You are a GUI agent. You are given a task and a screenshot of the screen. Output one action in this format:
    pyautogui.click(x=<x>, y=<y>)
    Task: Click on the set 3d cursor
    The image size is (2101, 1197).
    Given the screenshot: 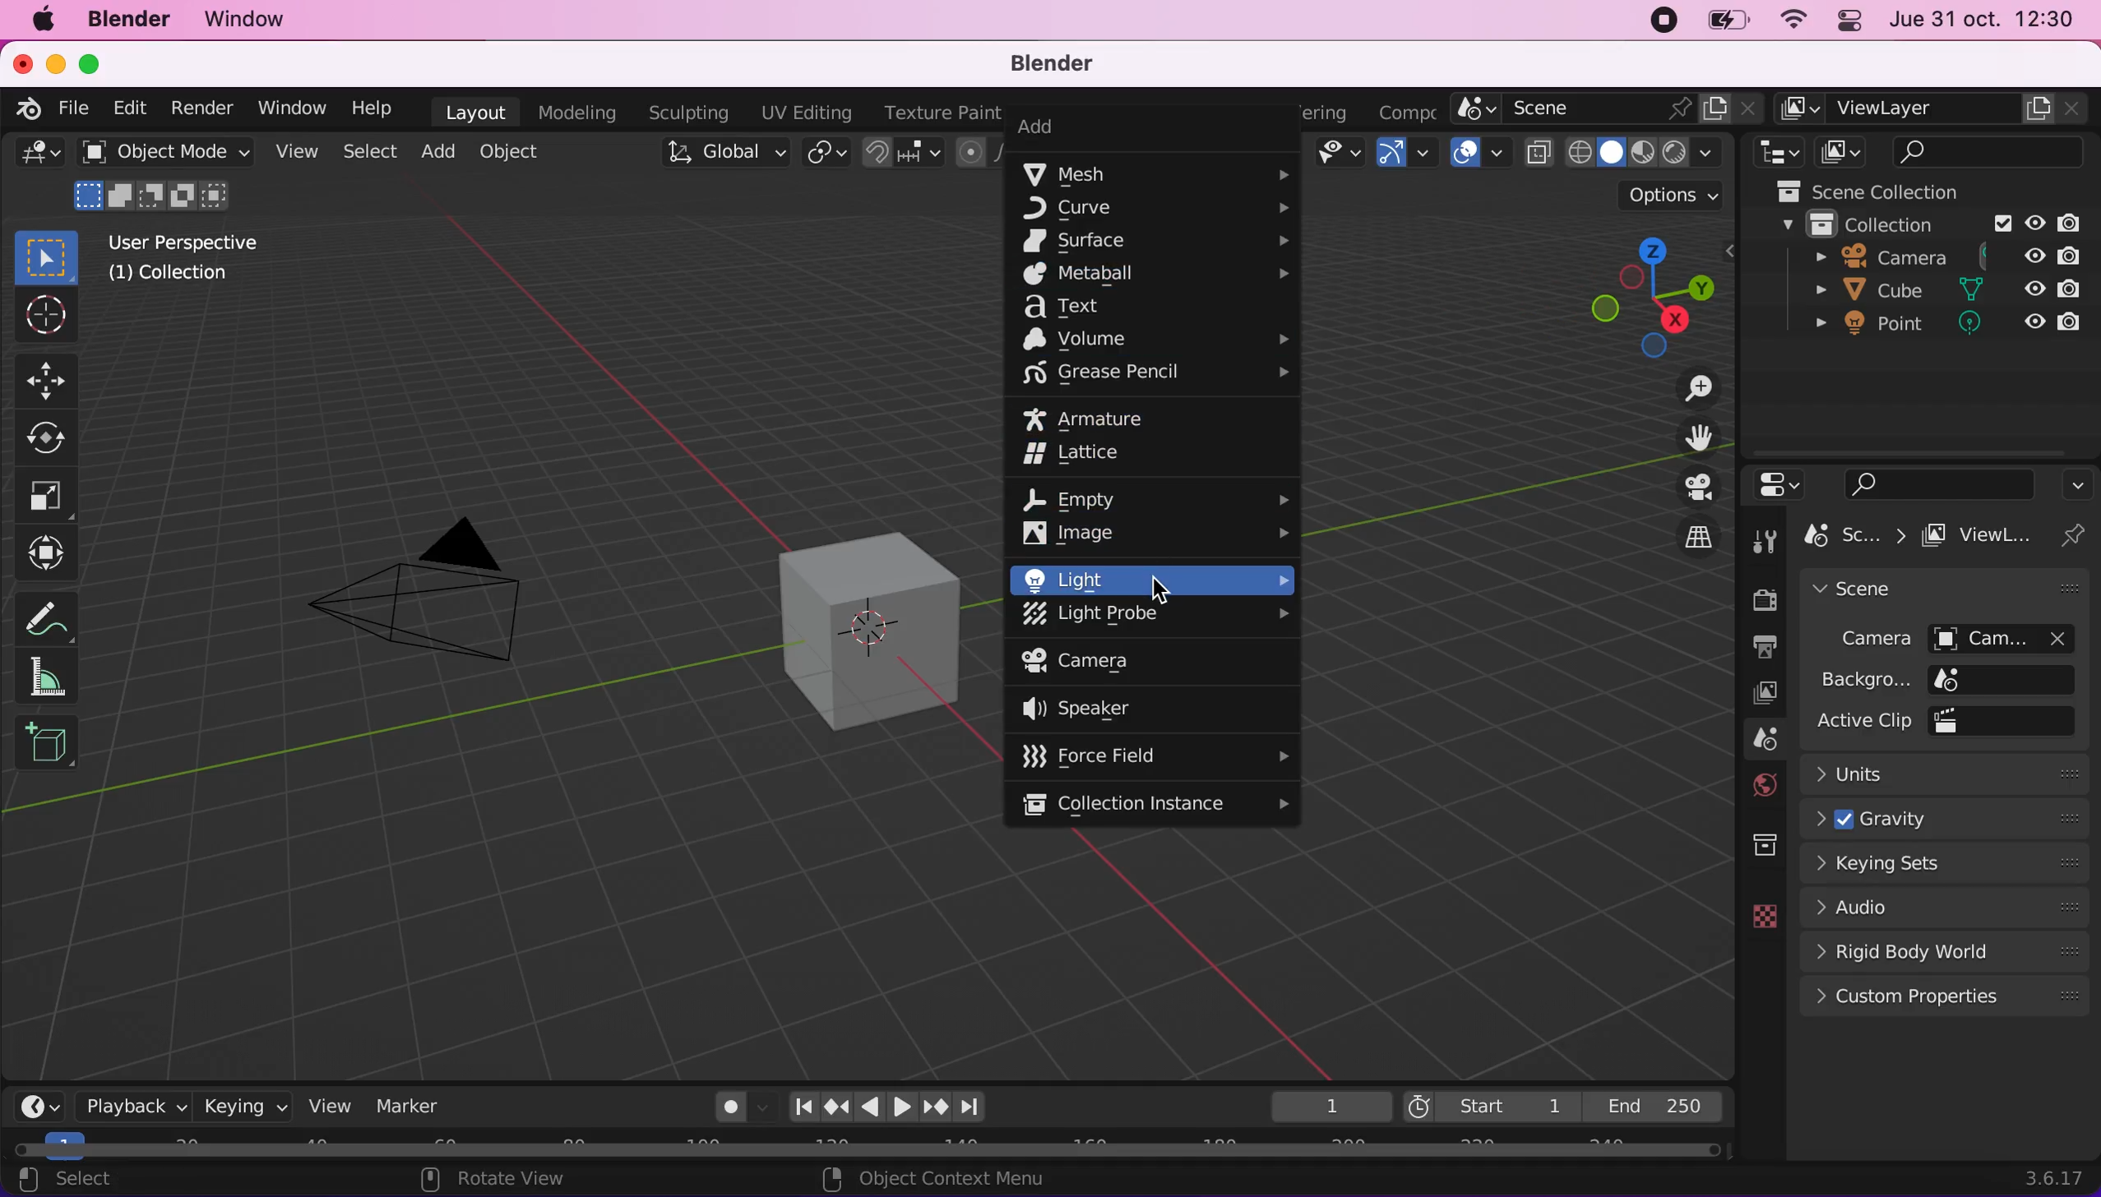 What is the action you would take?
    pyautogui.click(x=918, y=1179)
    